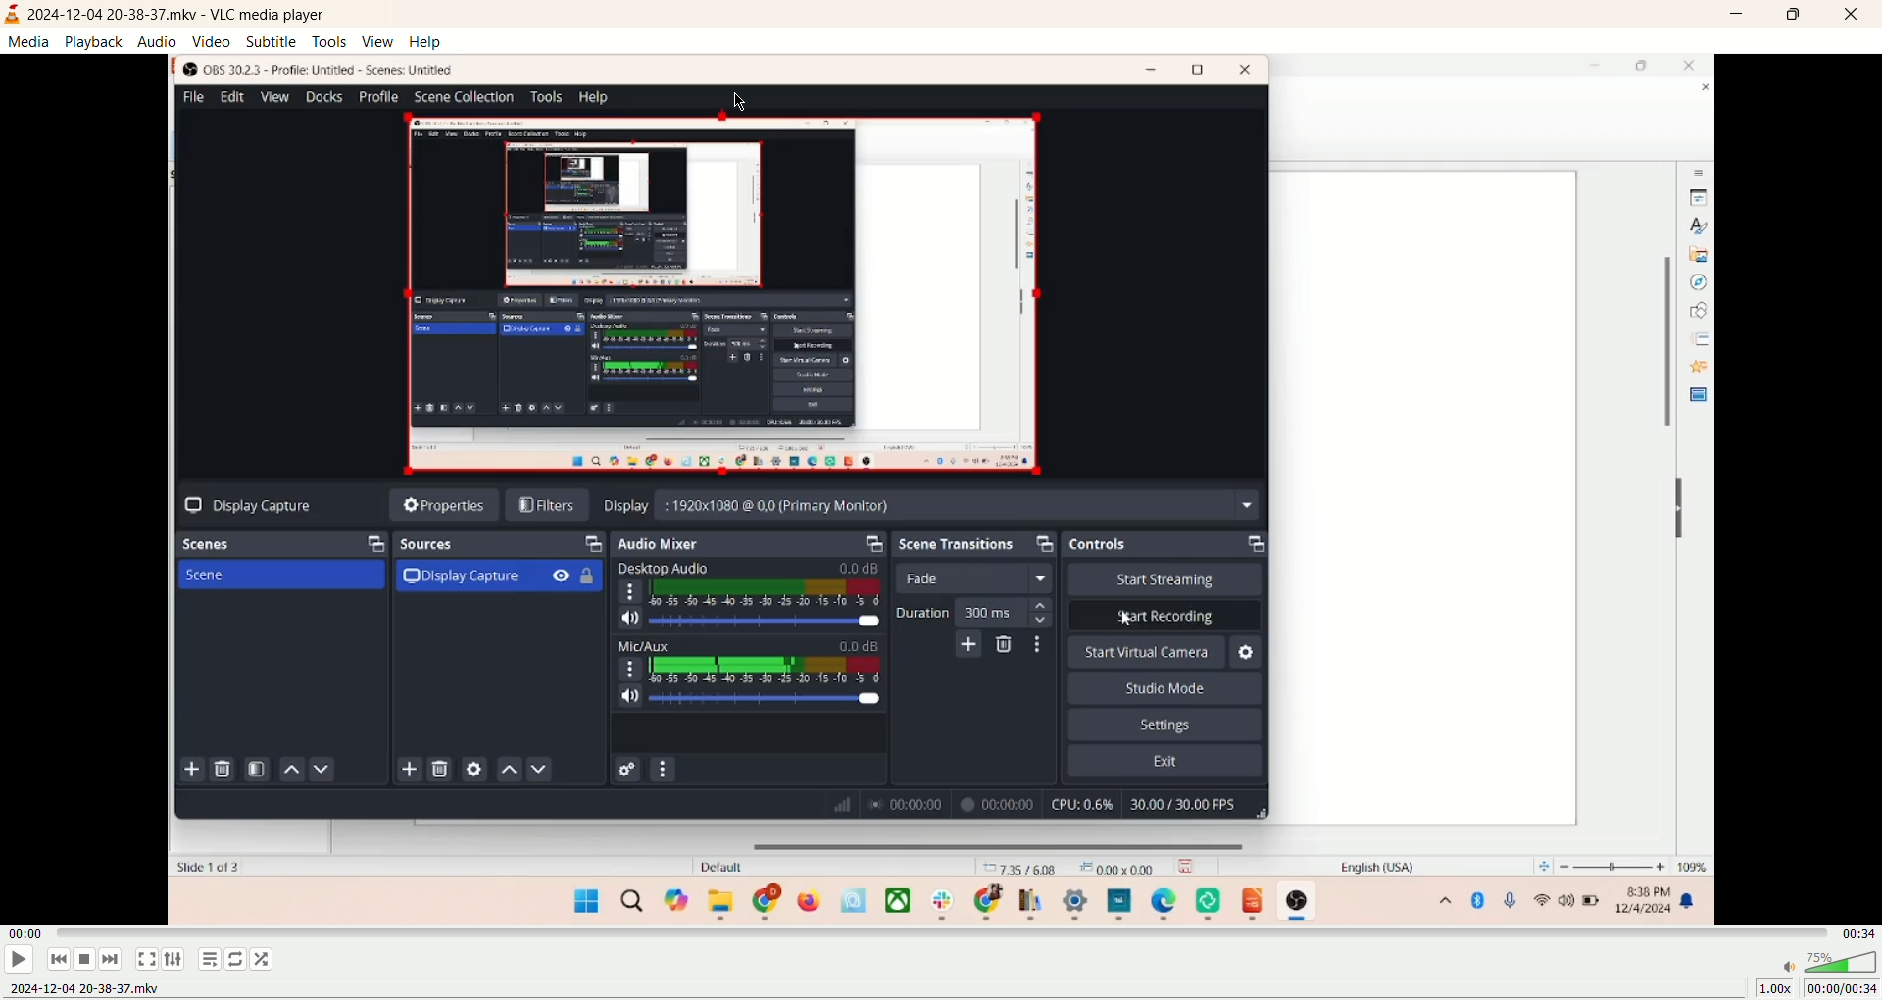 Image resolution: width=1882 pixels, height=1000 pixels. Describe the element at coordinates (114, 959) in the screenshot. I see `next` at that location.